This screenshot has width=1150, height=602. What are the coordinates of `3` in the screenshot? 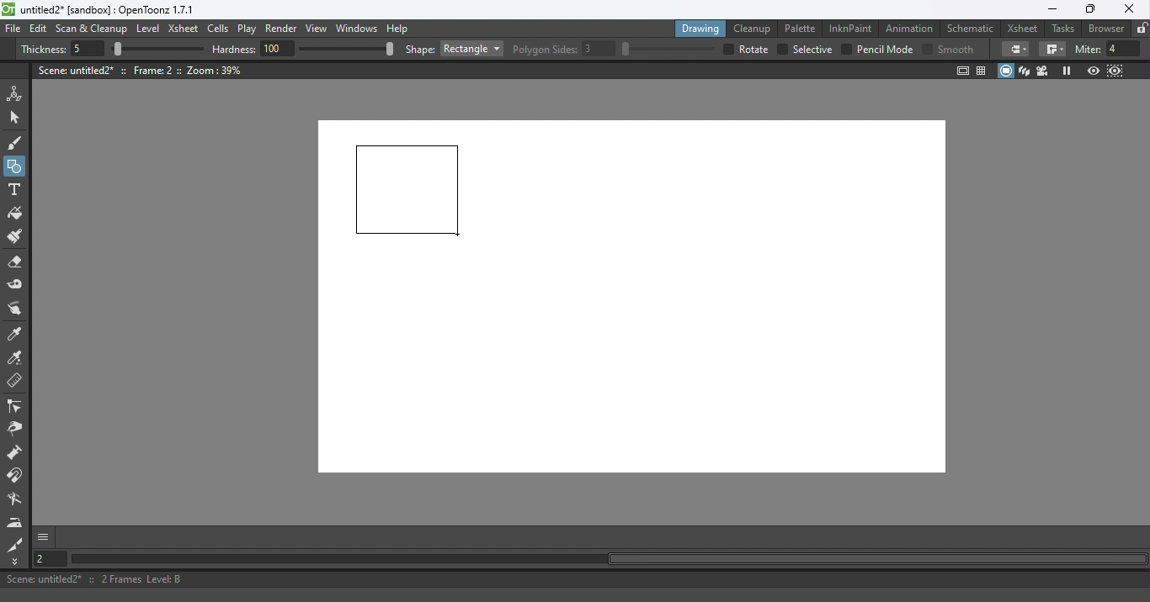 It's located at (599, 49).